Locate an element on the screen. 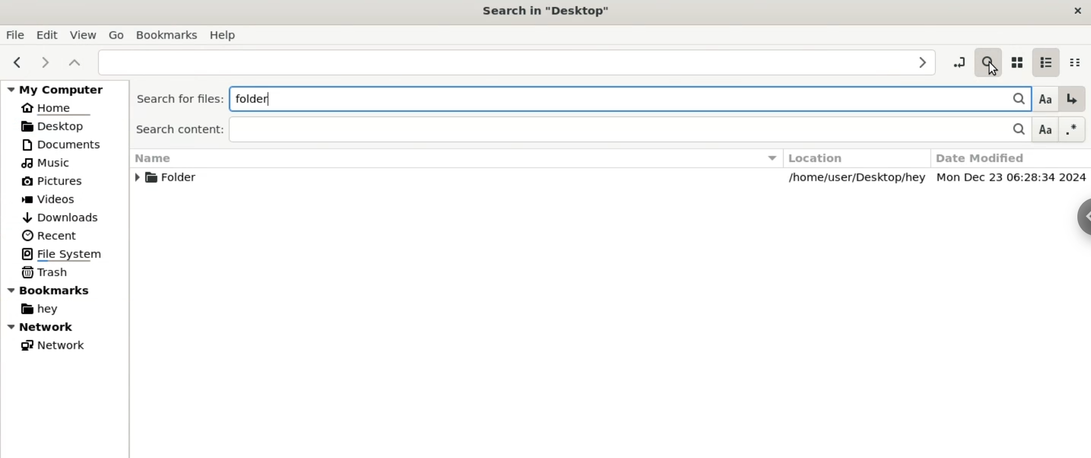 The height and width of the screenshot is (458, 1091). toggle location entry is located at coordinates (958, 59).